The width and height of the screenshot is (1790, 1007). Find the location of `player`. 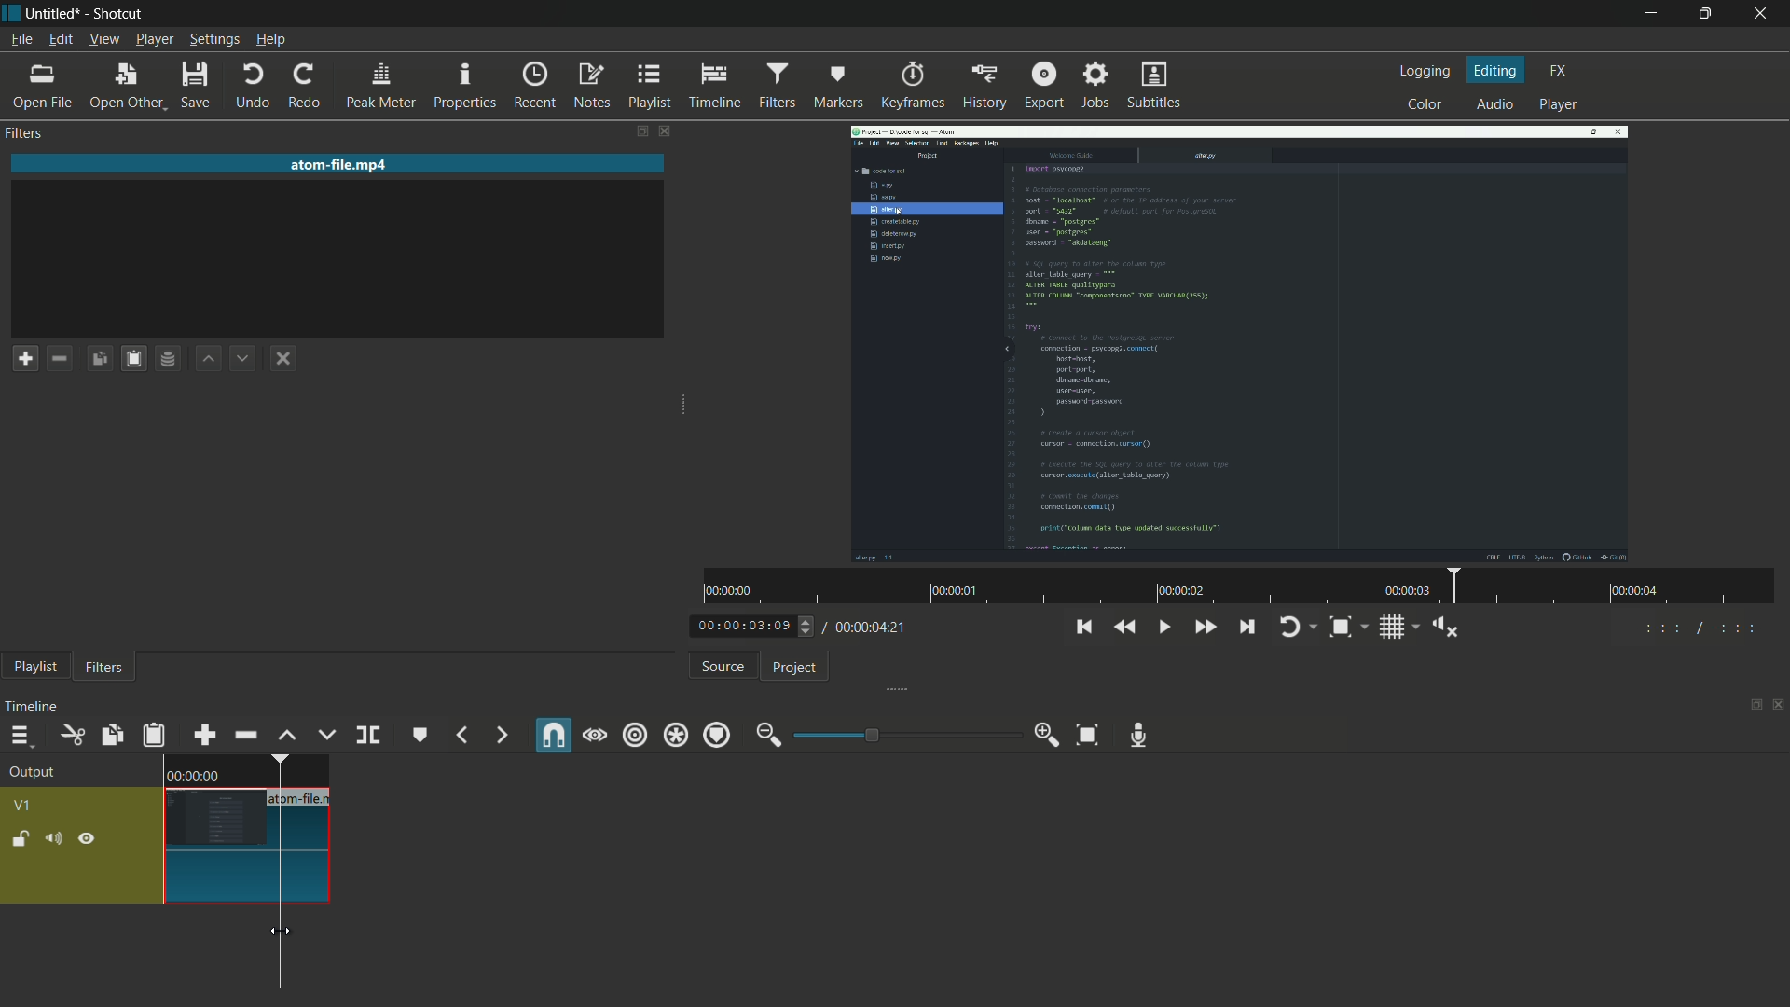

player is located at coordinates (1557, 105).